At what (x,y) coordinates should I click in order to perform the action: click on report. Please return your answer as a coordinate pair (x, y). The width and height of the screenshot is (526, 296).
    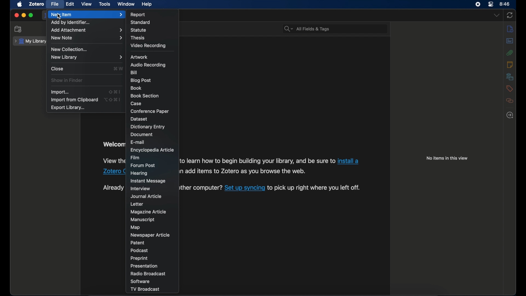
    Looking at the image, I should click on (138, 15).